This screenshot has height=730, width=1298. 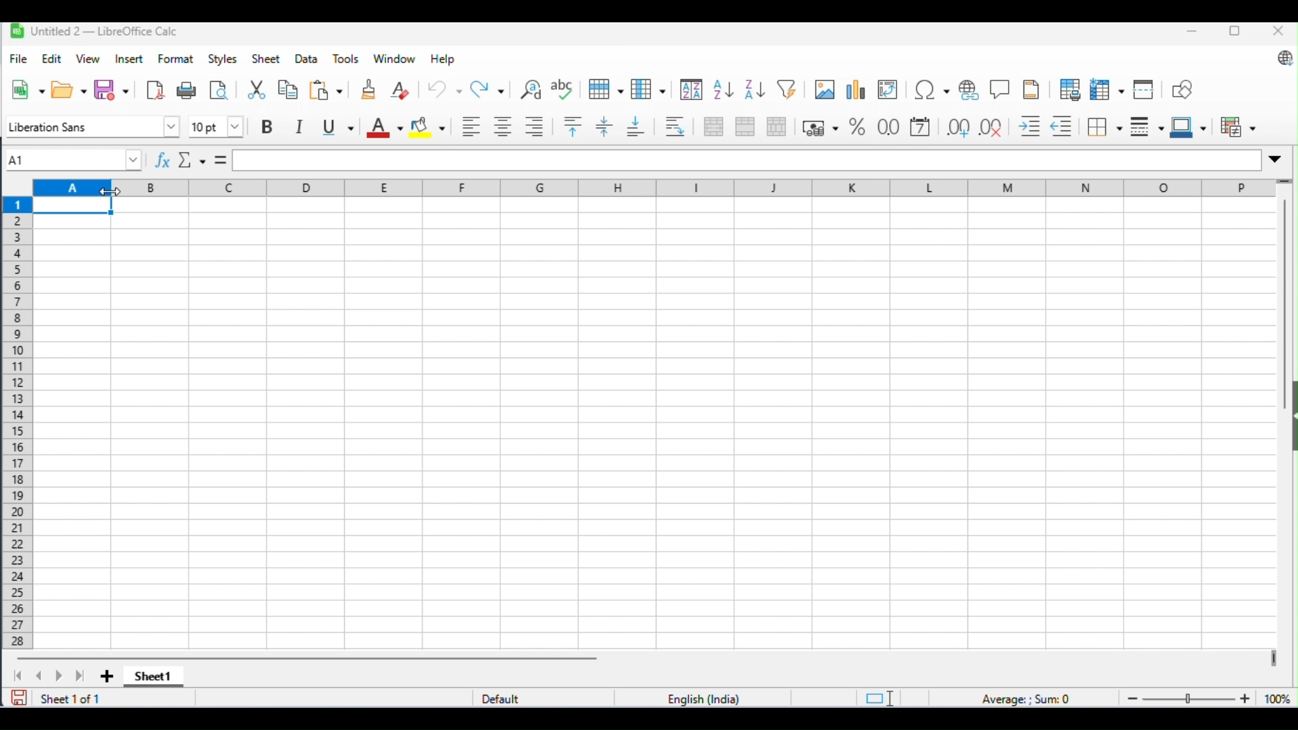 What do you see at coordinates (53, 59) in the screenshot?
I see `edit` at bounding box center [53, 59].